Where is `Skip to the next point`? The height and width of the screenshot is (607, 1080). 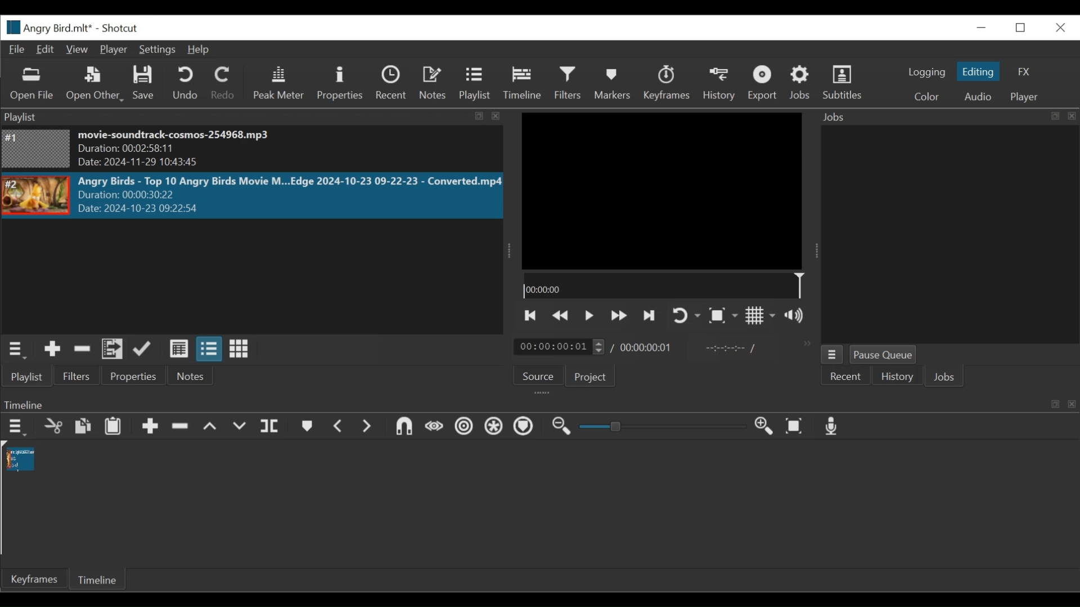 Skip to the next point is located at coordinates (532, 316).